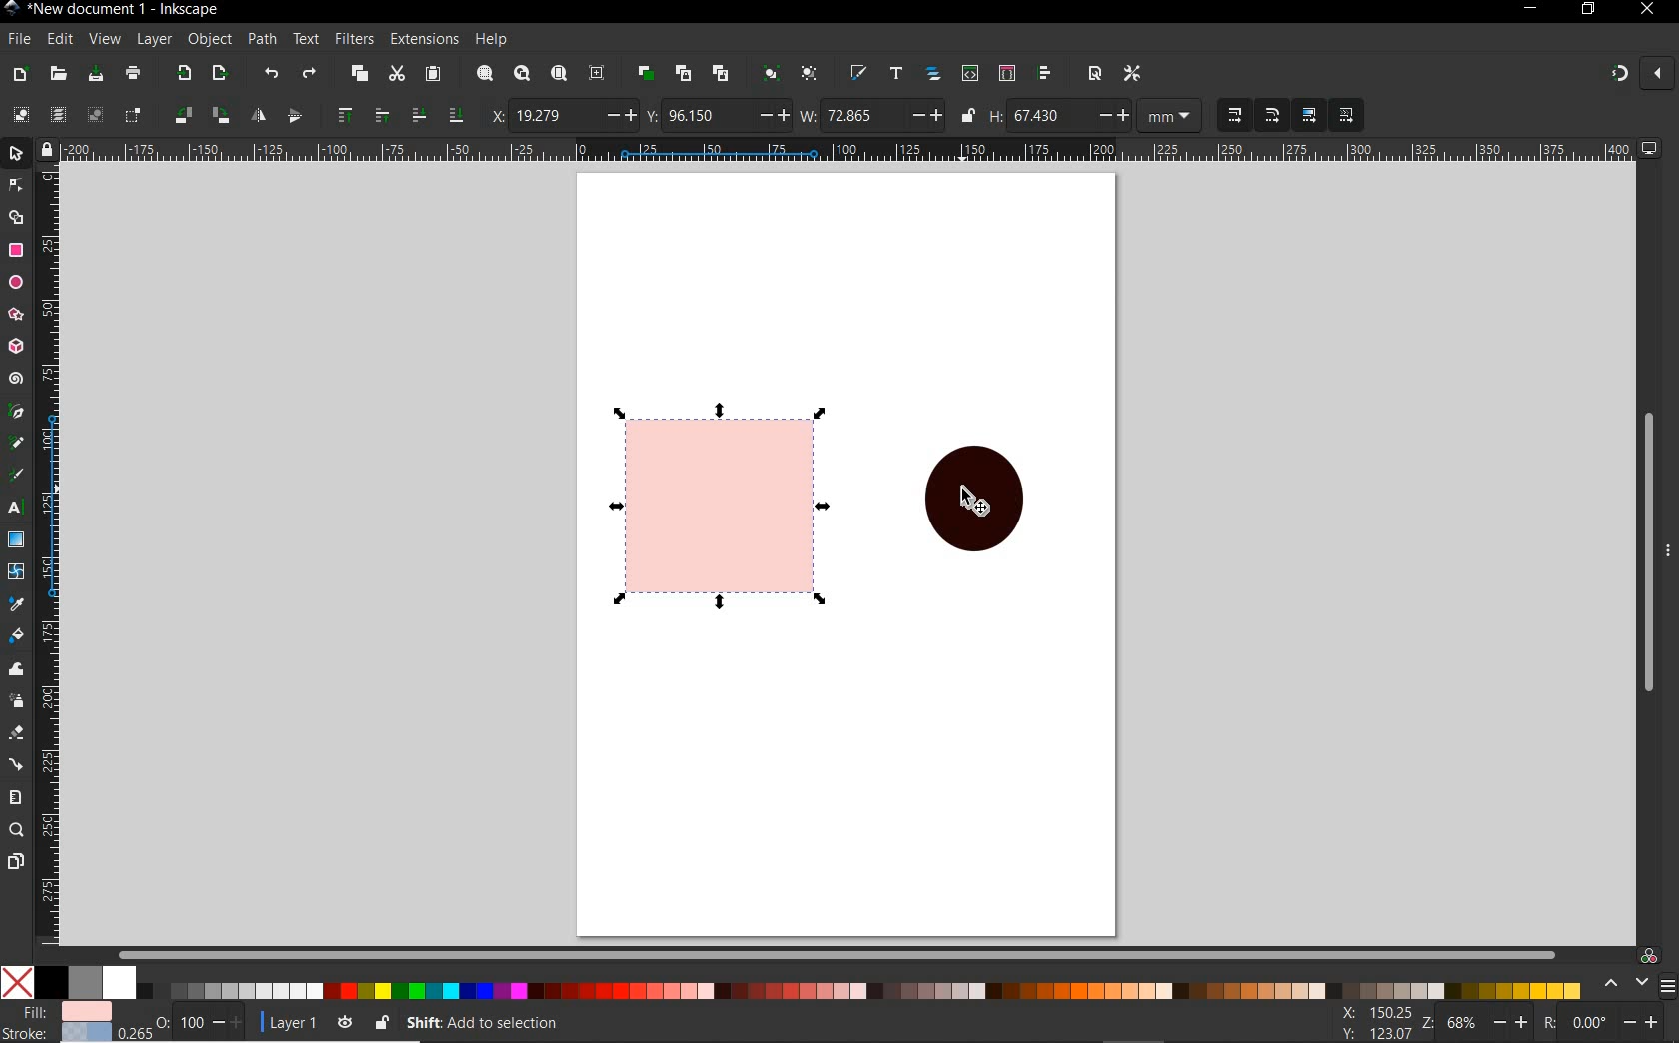  What do you see at coordinates (15, 734) in the screenshot?
I see `eraser tool` at bounding box center [15, 734].